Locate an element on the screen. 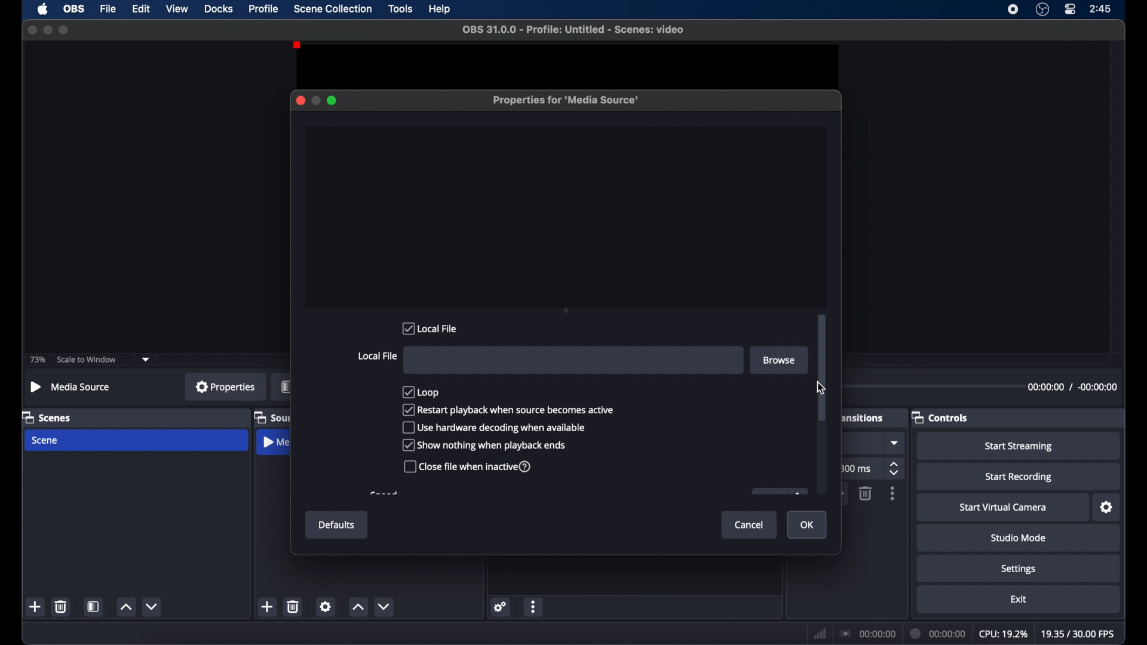 This screenshot has width=1147, height=645. cancel is located at coordinates (750, 524).